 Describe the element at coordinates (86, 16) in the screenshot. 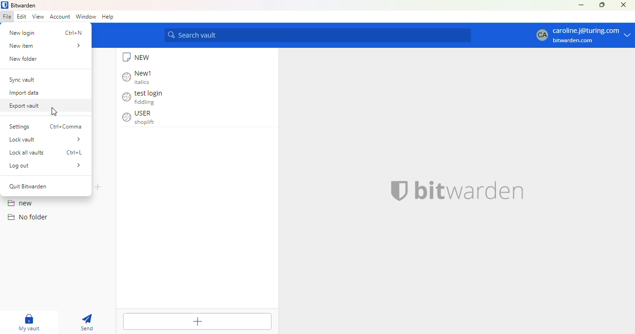

I see `window` at that location.